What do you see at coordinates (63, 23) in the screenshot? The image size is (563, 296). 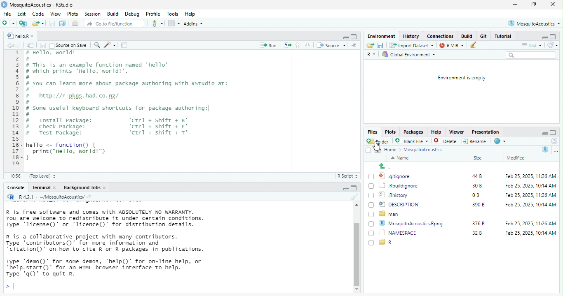 I see `save all open document` at bounding box center [63, 23].